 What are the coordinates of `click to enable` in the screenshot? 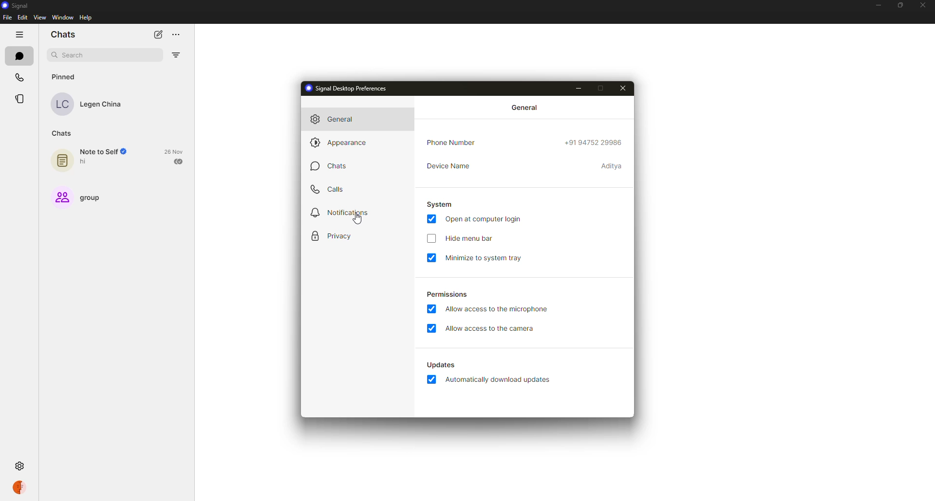 It's located at (431, 239).